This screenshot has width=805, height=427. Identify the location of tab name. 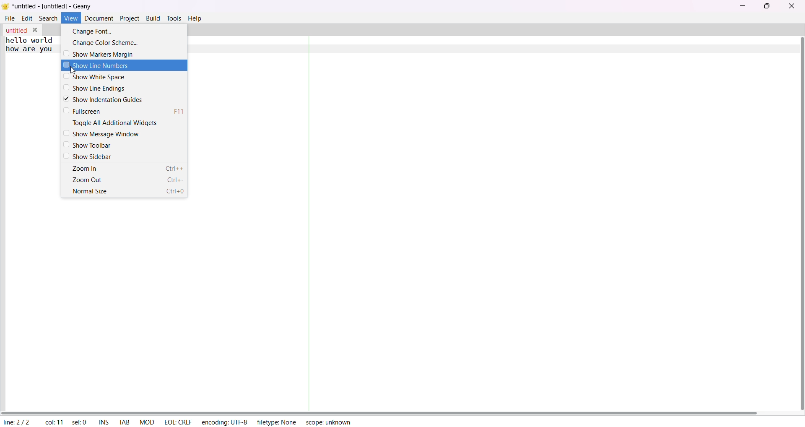
(16, 30).